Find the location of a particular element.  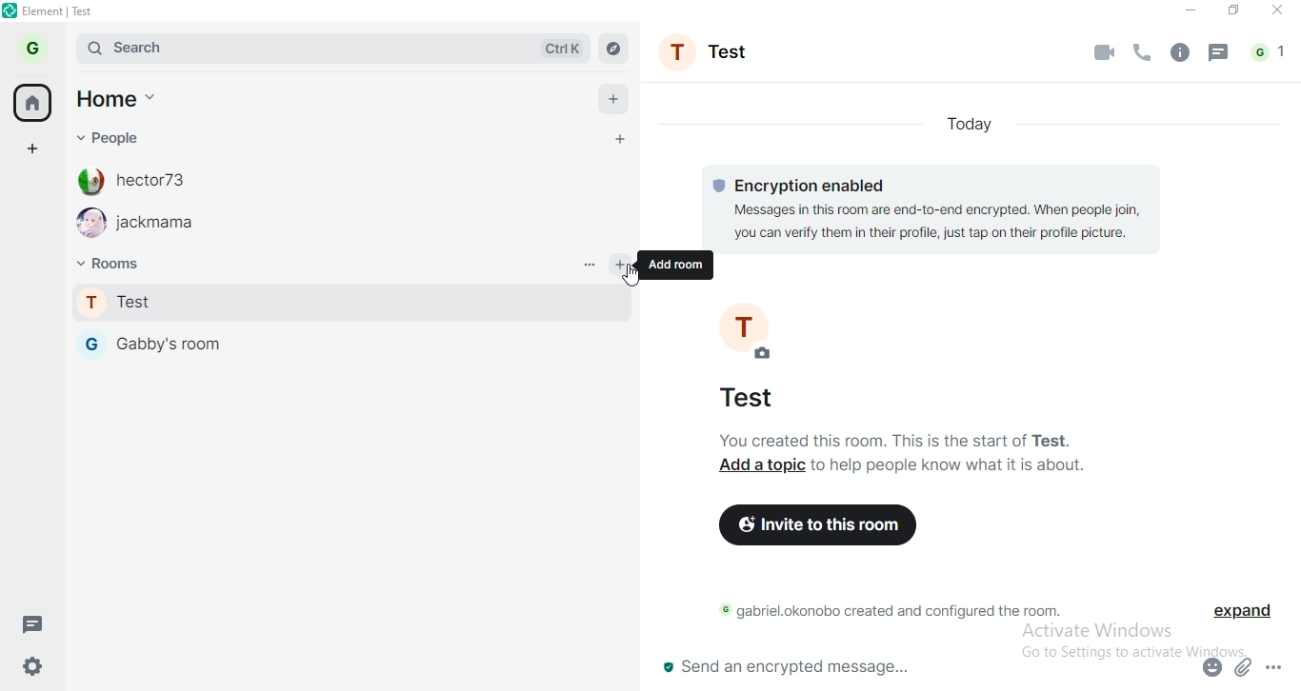

profie photo is located at coordinates (744, 332).